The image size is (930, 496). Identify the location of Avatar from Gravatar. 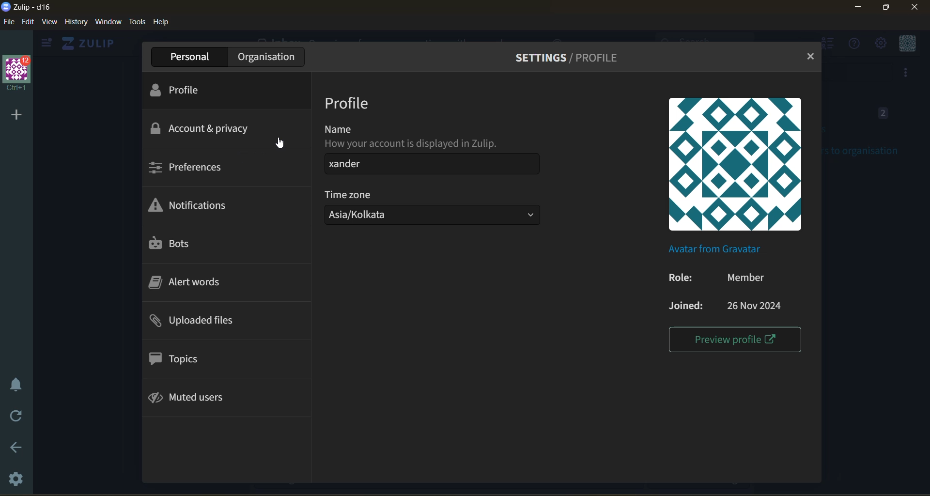
(712, 249).